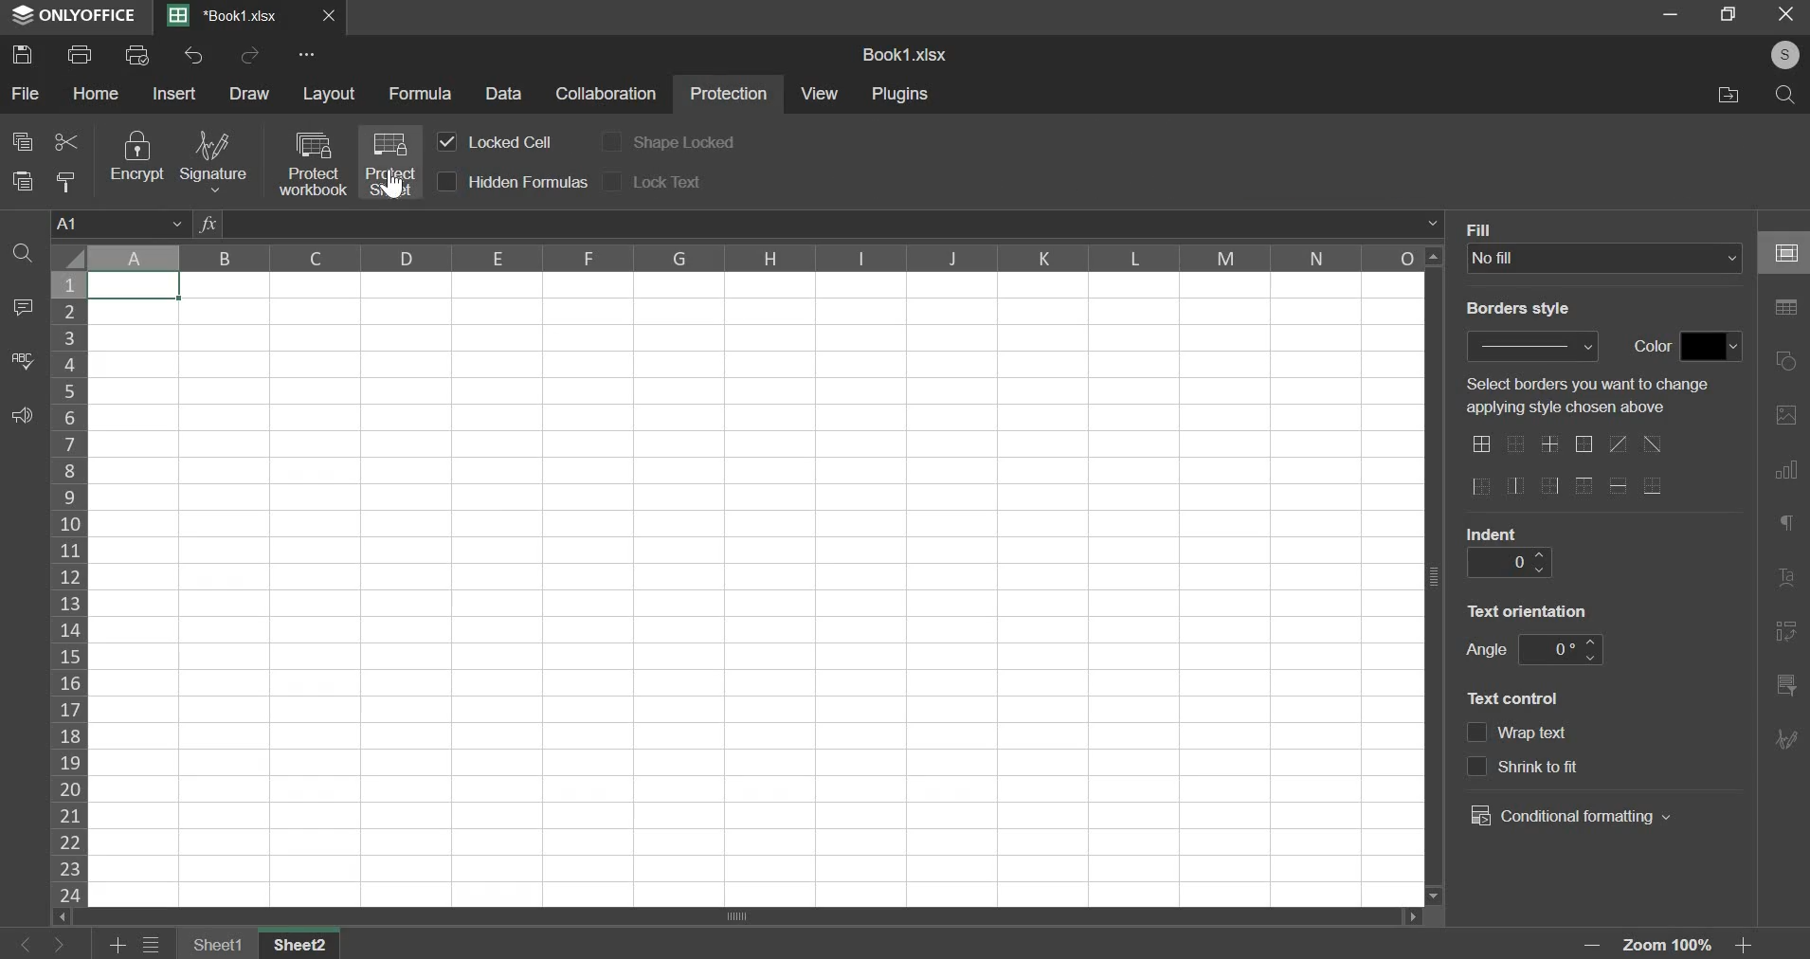 This screenshot has width=1810, height=959. I want to click on color, so click(1649, 347).